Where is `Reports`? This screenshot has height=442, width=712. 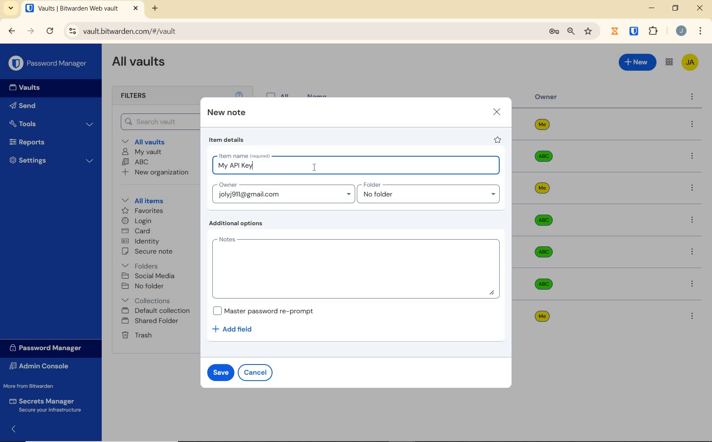
Reports is located at coordinates (48, 143).